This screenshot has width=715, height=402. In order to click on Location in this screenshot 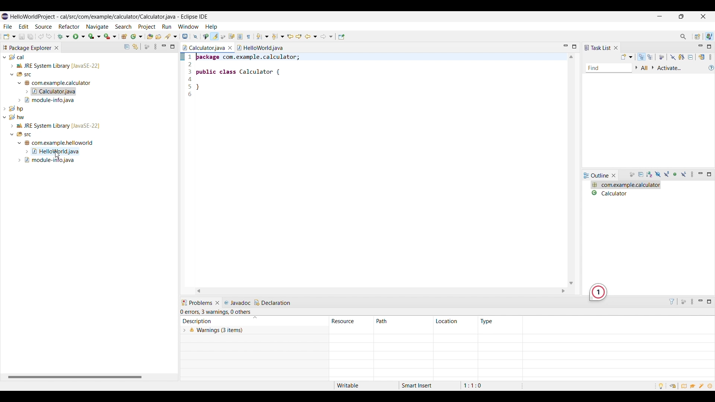, I will do `click(455, 321)`.